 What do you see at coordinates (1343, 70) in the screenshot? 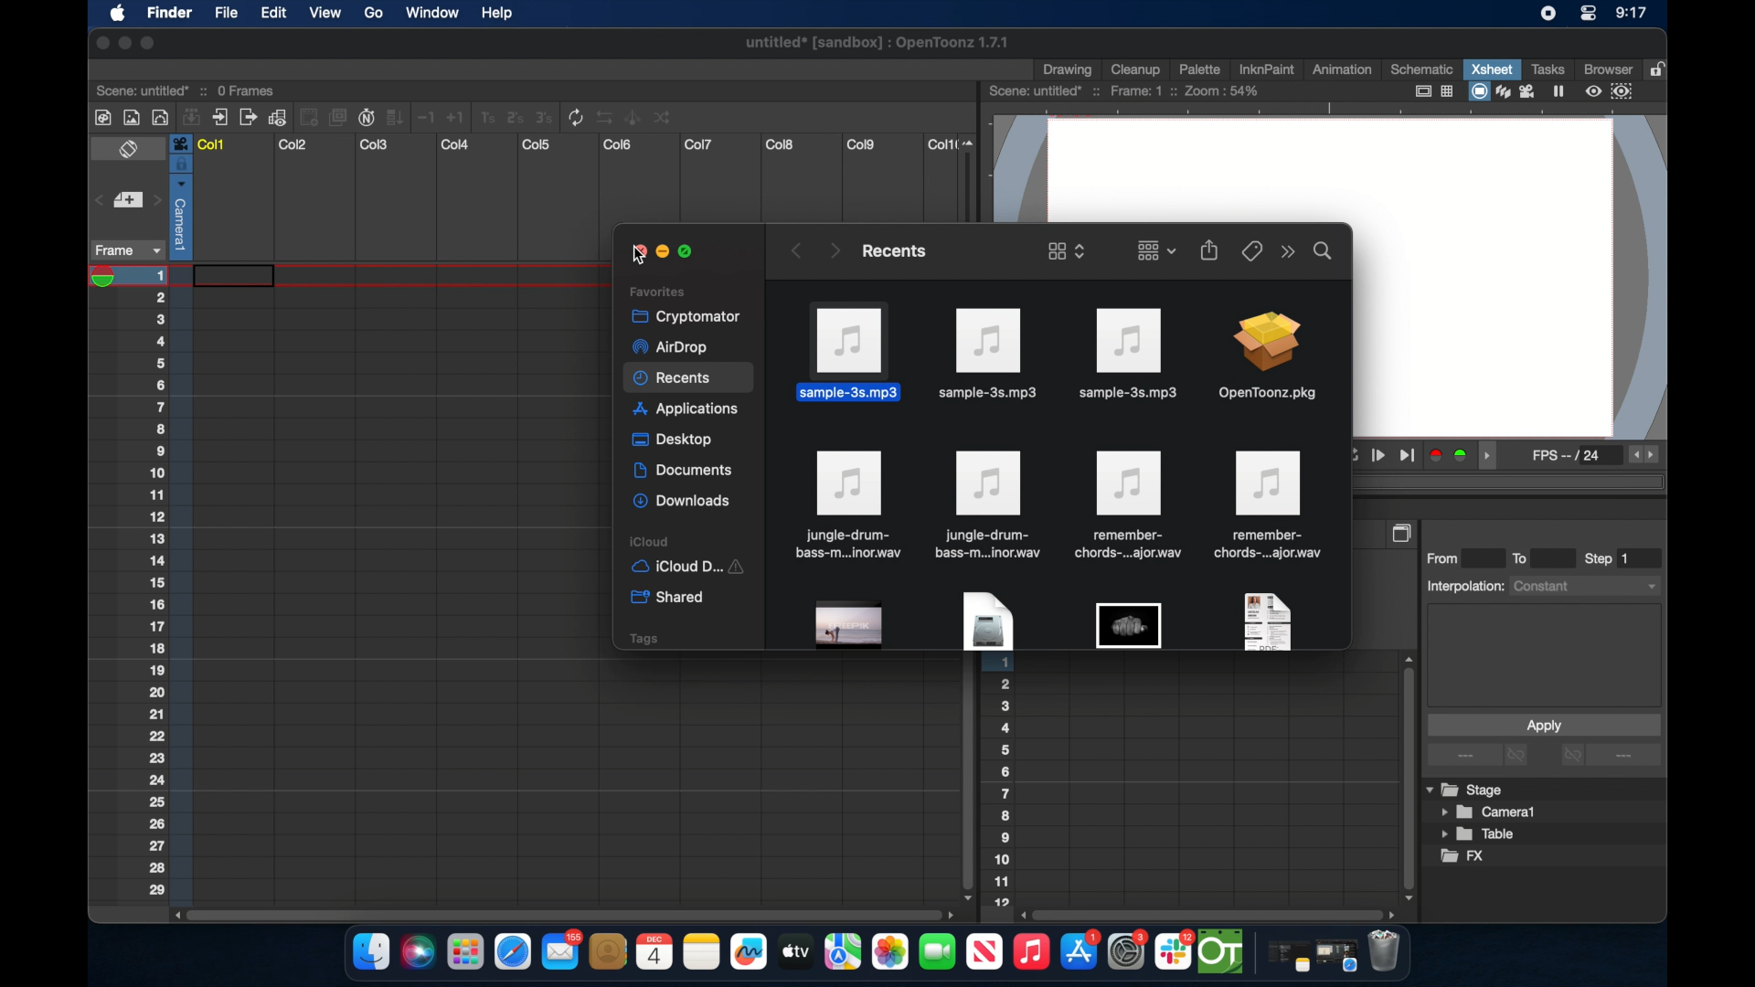
I see `animation` at bounding box center [1343, 70].